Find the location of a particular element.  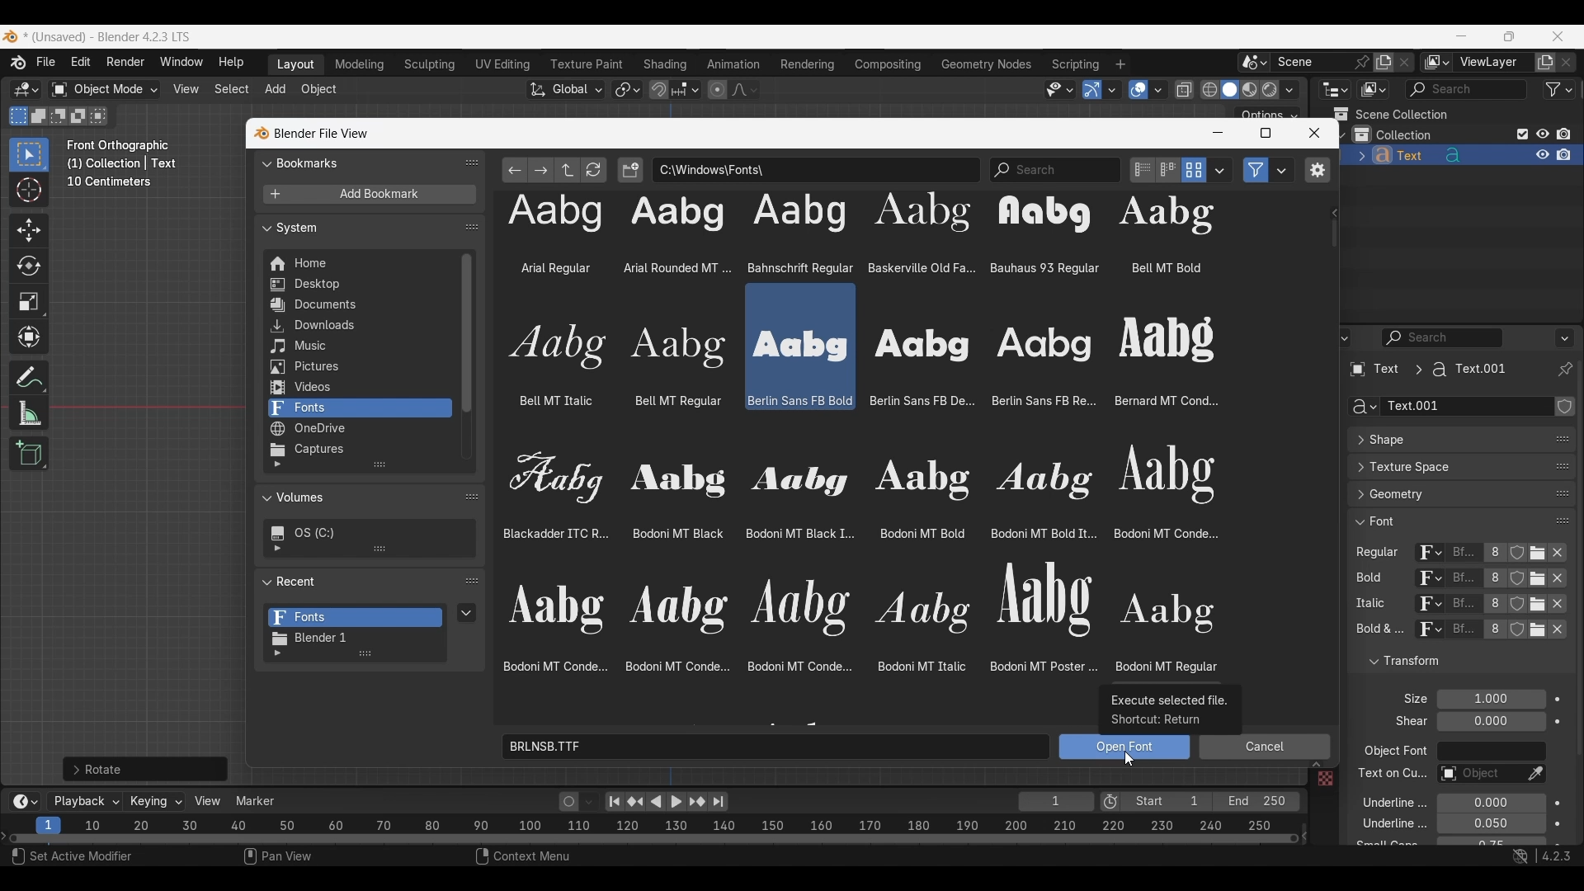

Small caps is located at coordinates (1490, 841).